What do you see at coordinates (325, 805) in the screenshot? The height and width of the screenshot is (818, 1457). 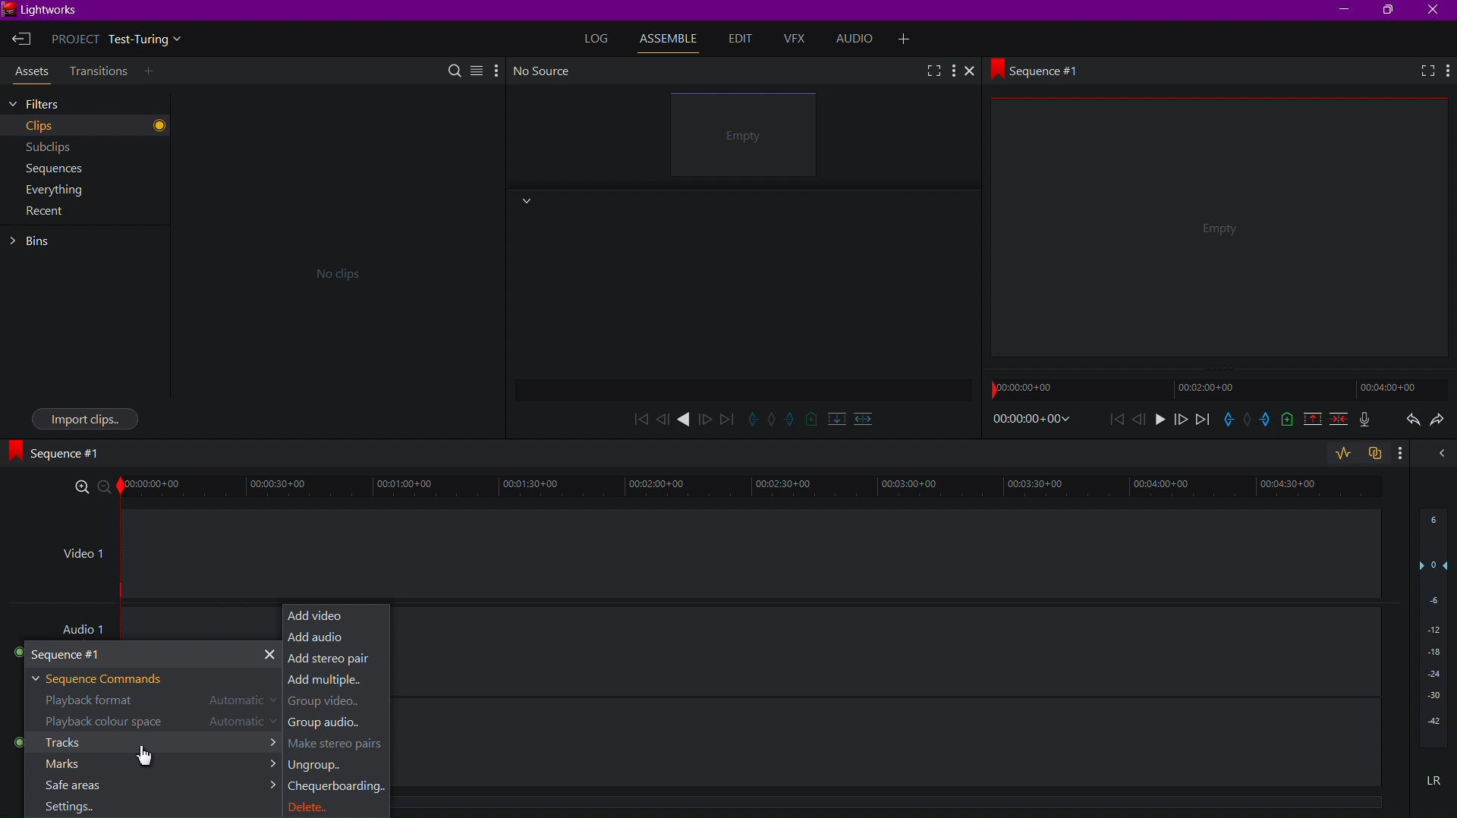 I see `Delete` at bounding box center [325, 805].